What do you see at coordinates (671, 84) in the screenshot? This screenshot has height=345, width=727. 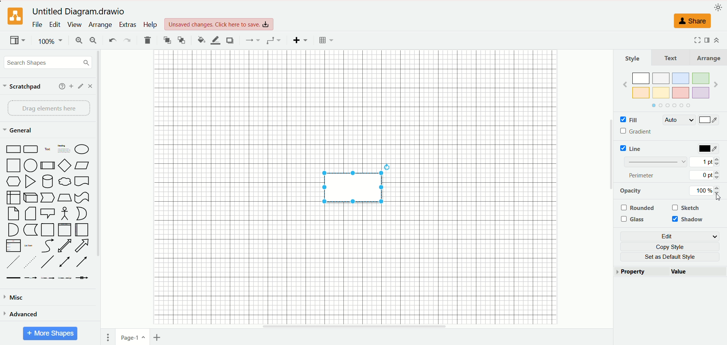 I see `colors` at bounding box center [671, 84].